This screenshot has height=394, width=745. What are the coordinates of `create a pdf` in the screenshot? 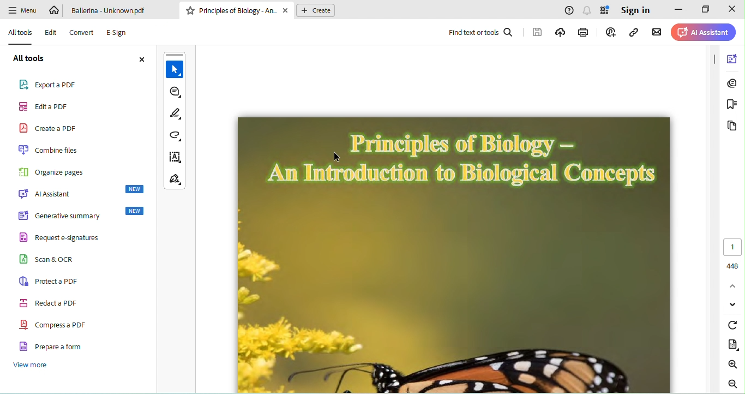 It's located at (47, 127).